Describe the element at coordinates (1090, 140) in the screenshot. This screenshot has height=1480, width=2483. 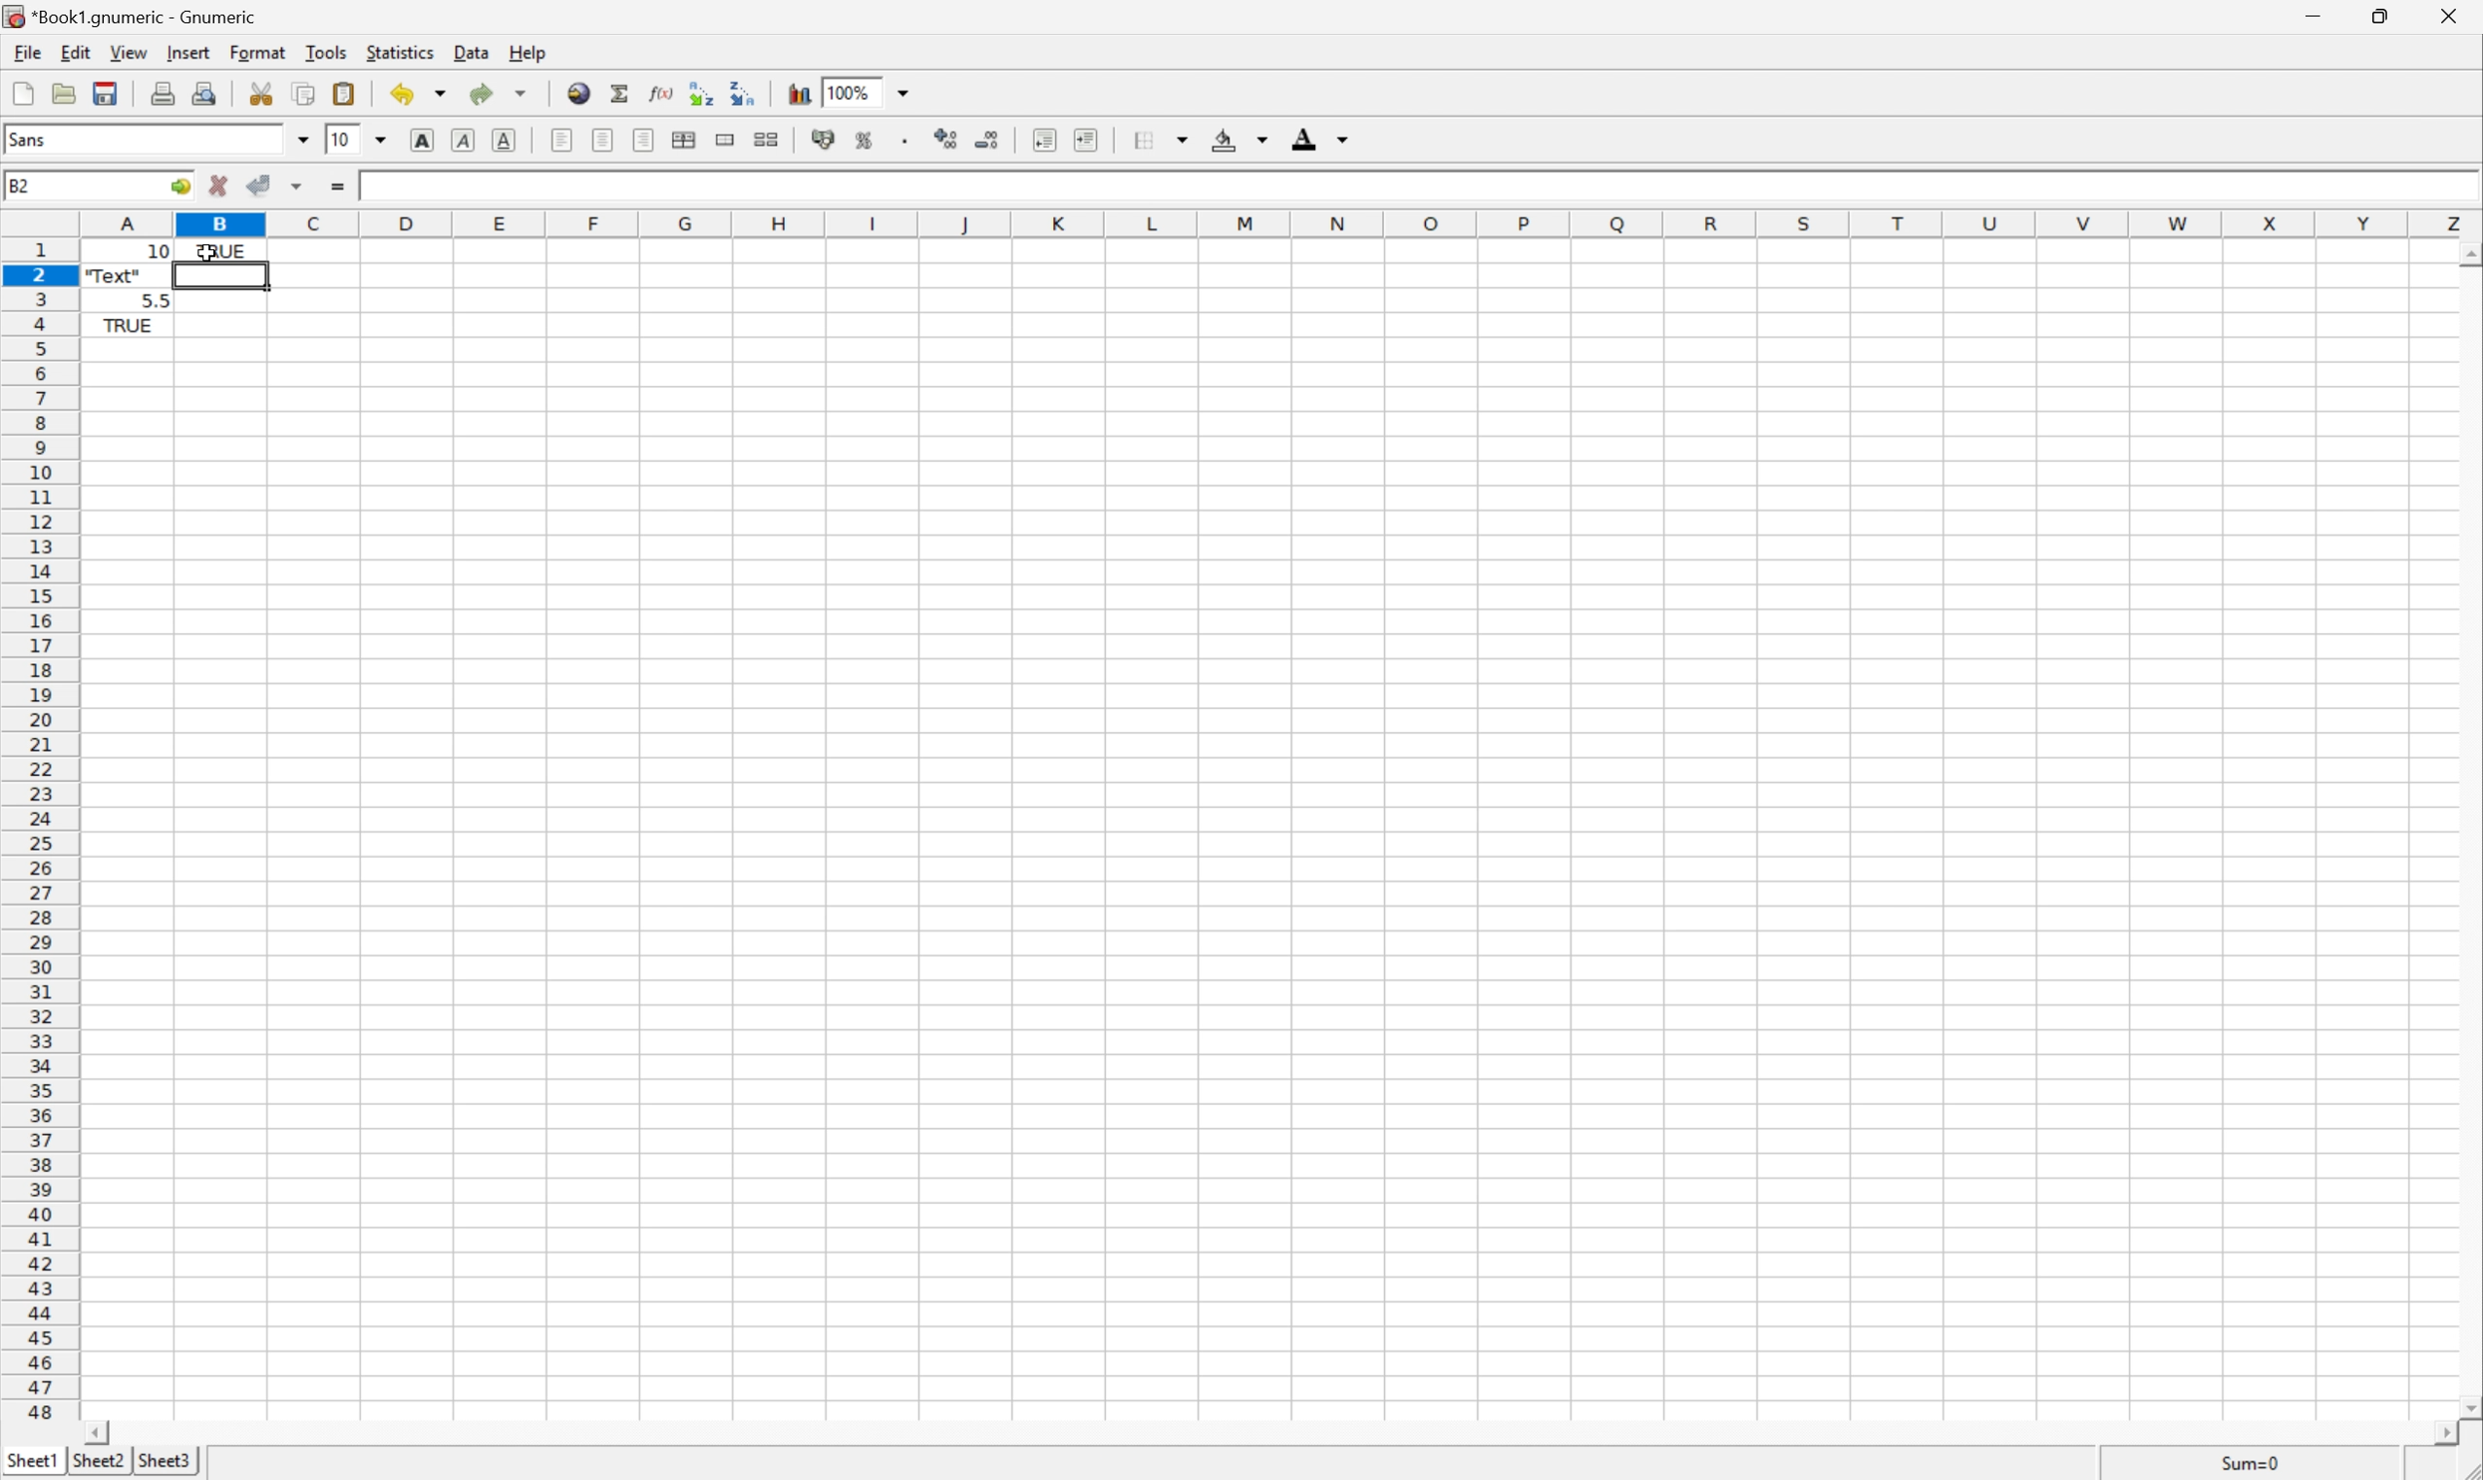
I see `Increase indent, and align the contents to the left` at that location.